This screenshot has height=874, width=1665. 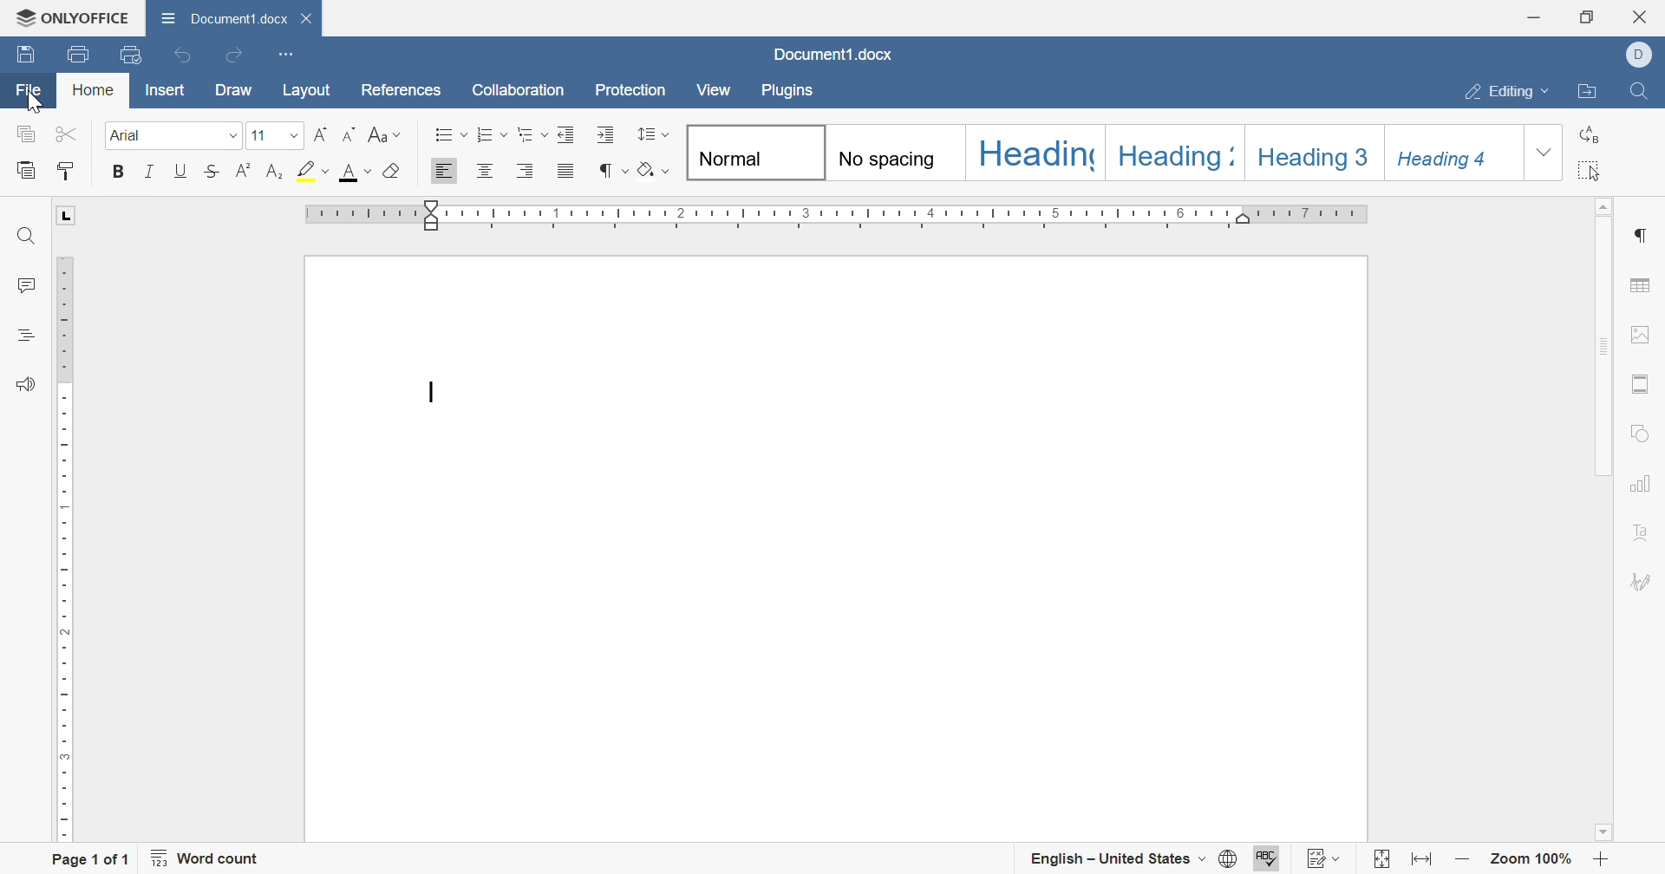 I want to click on draw, so click(x=234, y=90).